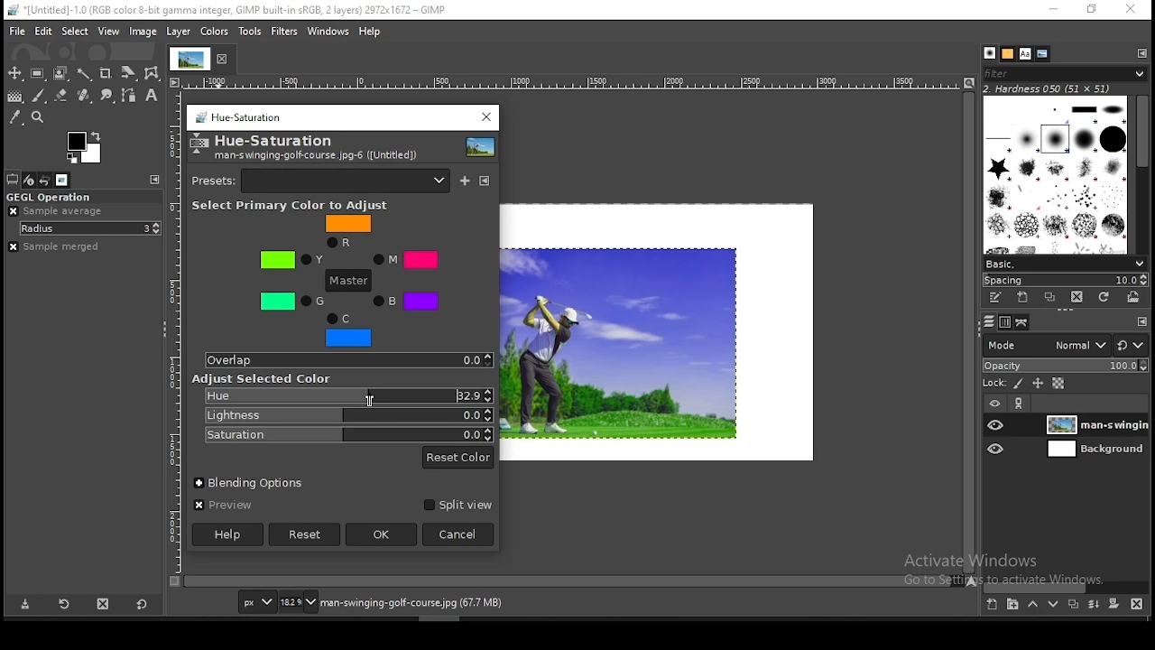 The width and height of the screenshot is (1155, 650). I want to click on eraser tool, so click(61, 96).